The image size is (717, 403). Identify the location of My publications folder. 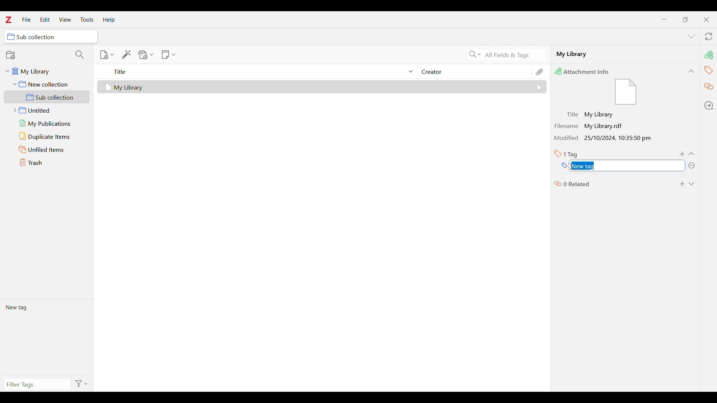
(46, 123).